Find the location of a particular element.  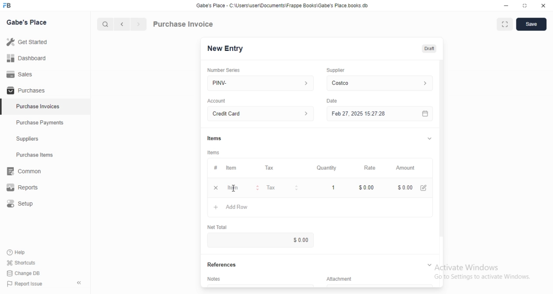

Rate is located at coordinates (363, 168).